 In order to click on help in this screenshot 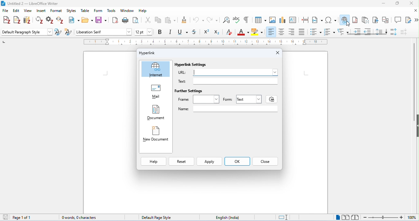, I will do `click(143, 11)`.